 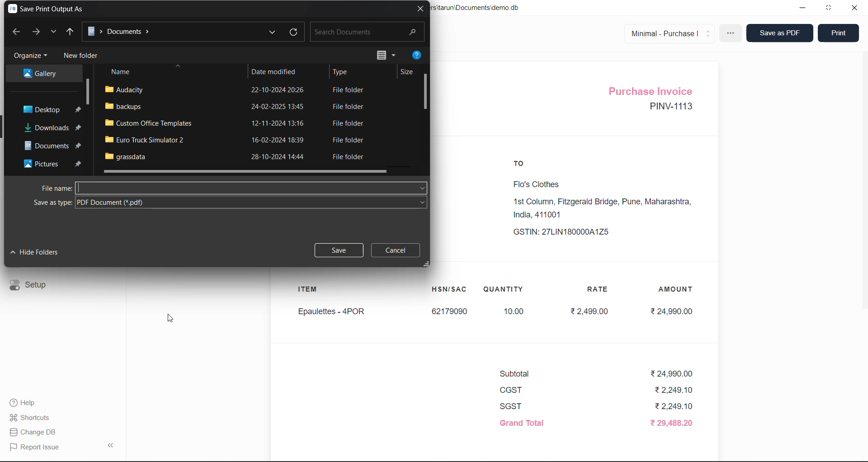 What do you see at coordinates (354, 140) in the screenshot?
I see `File folder` at bounding box center [354, 140].